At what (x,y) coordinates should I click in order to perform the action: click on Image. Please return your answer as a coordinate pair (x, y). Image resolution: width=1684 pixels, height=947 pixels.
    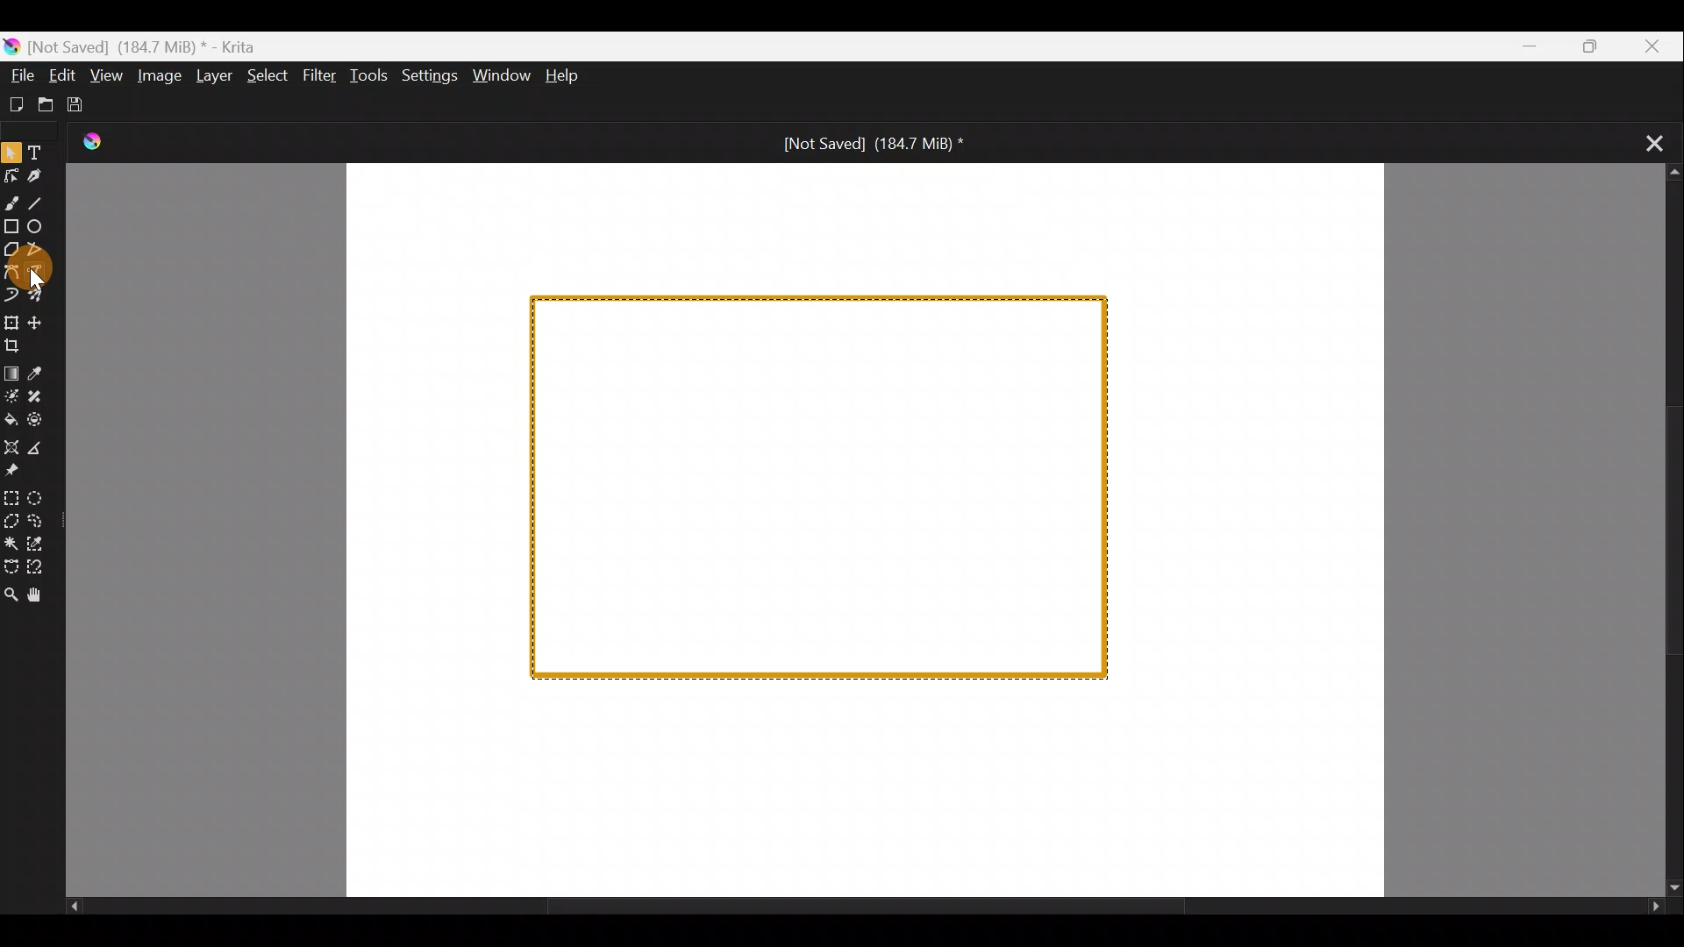
    Looking at the image, I should click on (164, 76).